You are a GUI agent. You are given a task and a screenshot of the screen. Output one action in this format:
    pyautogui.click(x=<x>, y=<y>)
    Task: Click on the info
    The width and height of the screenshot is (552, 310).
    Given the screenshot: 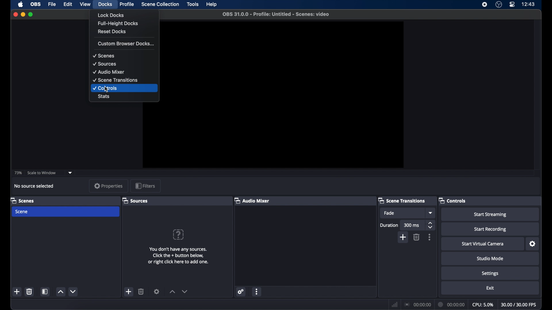 What is the action you would take?
    pyautogui.click(x=178, y=255)
    